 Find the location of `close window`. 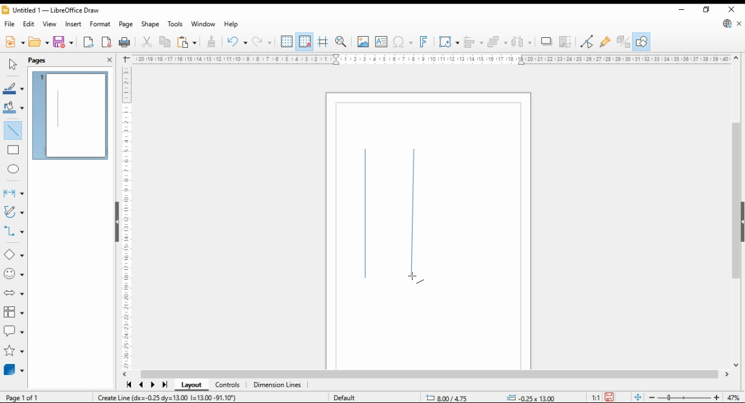

close window is located at coordinates (730, 10).